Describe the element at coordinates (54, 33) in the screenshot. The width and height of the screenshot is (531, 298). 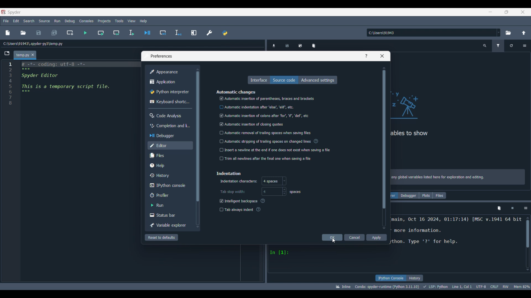
I see `Save all files` at that location.